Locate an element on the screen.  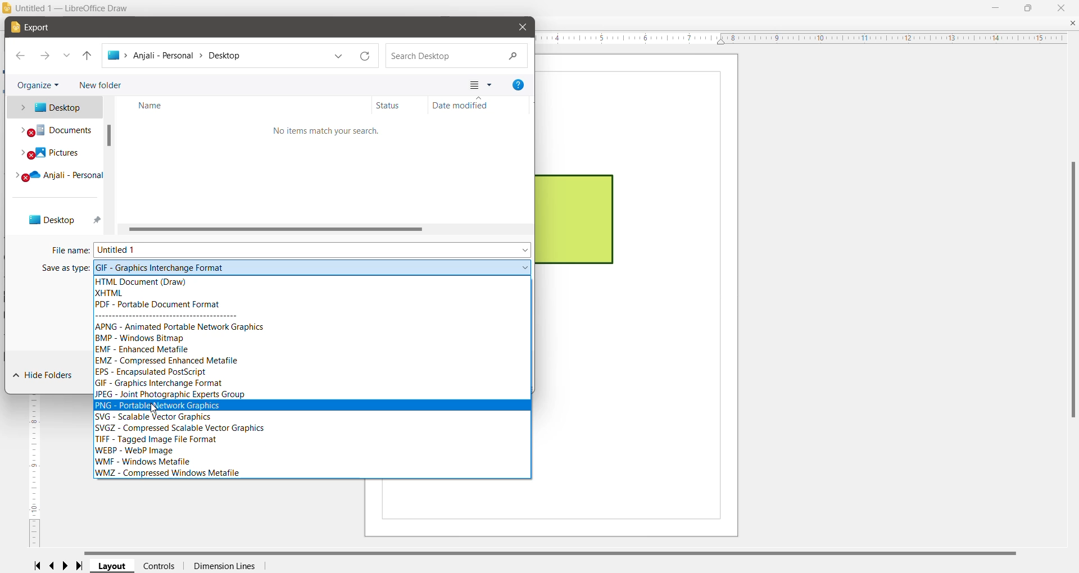
Forward is located at coordinates (45, 57).